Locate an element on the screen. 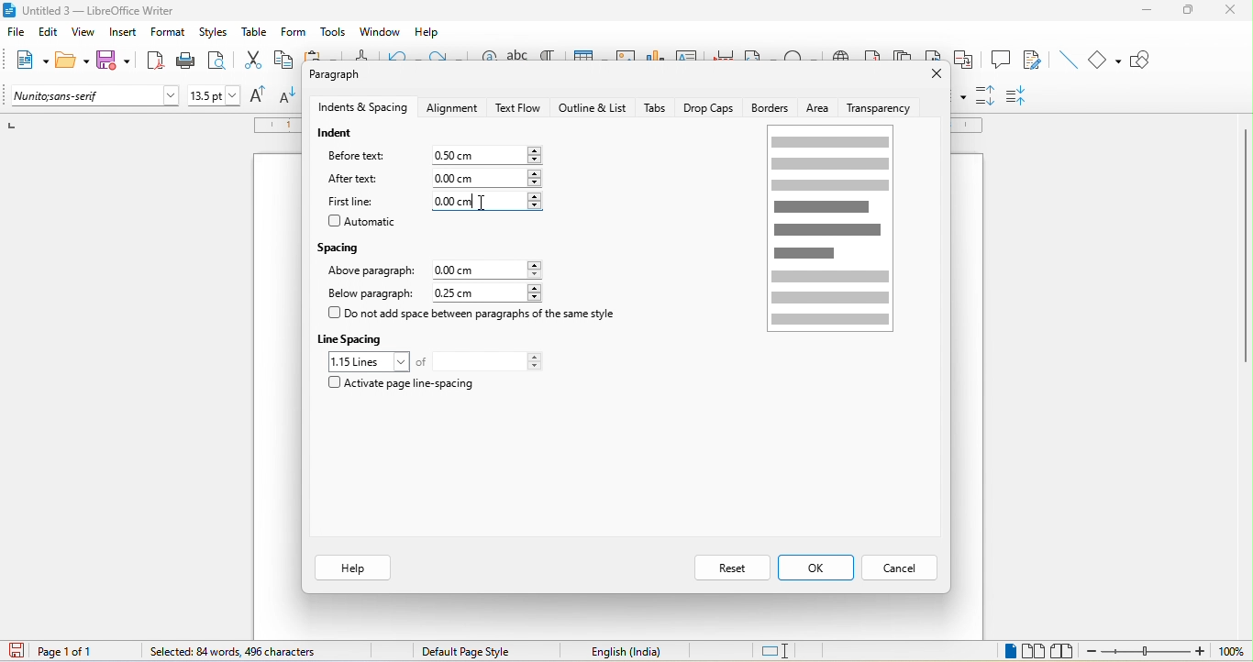  print preview is located at coordinates (221, 61).